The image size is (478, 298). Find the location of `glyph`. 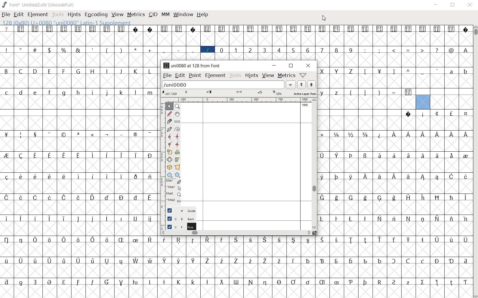

glyph is located at coordinates (21, 29).